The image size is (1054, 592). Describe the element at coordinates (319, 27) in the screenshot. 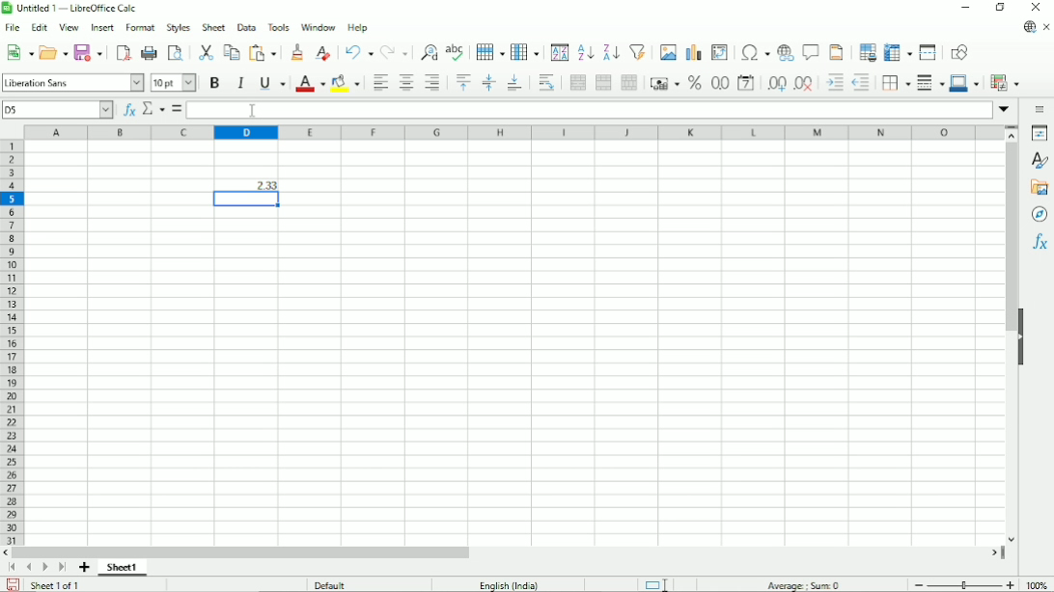

I see `Window` at that location.